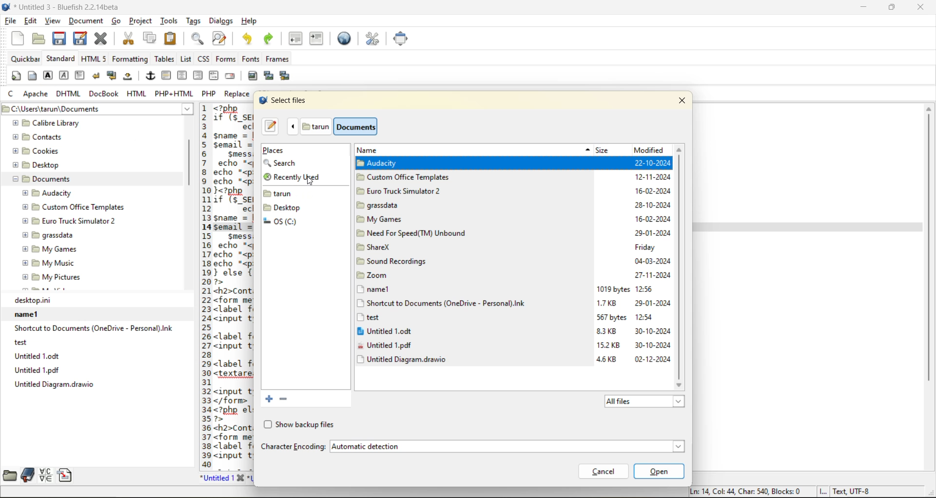 The width and height of the screenshot is (936, 498). Describe the element at coordinates (198, 39) in the screenshot. I see `find bar` at that location.